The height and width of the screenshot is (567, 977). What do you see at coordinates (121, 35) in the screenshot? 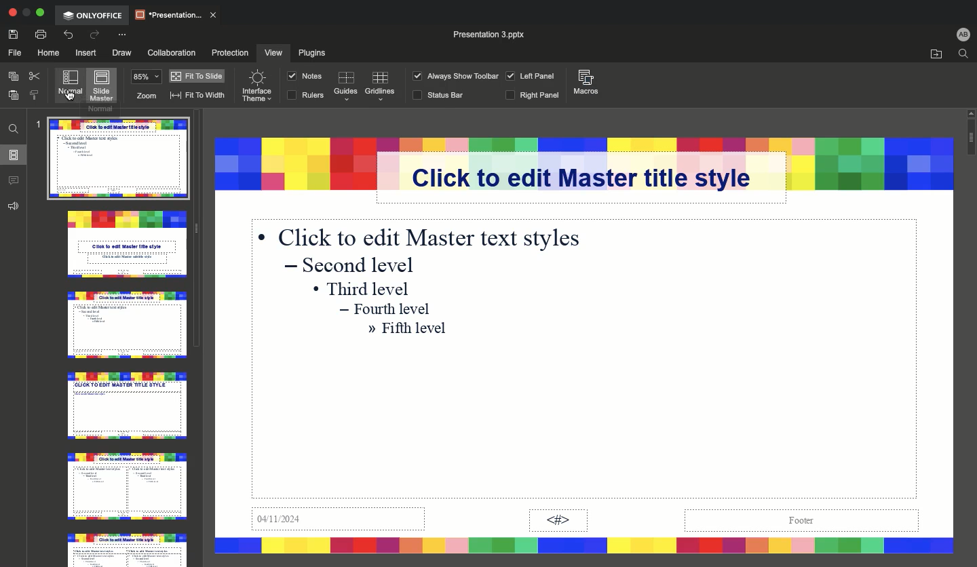
I see `Customize quick access toolbar` at bounding box center [121, 35].